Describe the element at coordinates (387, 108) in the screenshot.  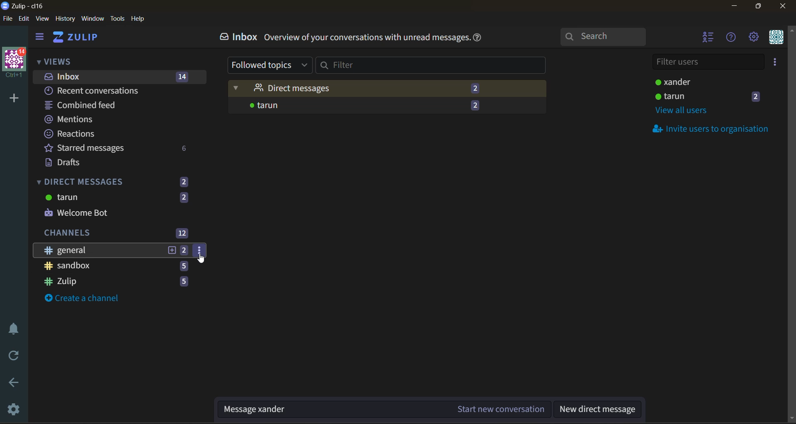
I see `tarun -2 (messages)` at that location.